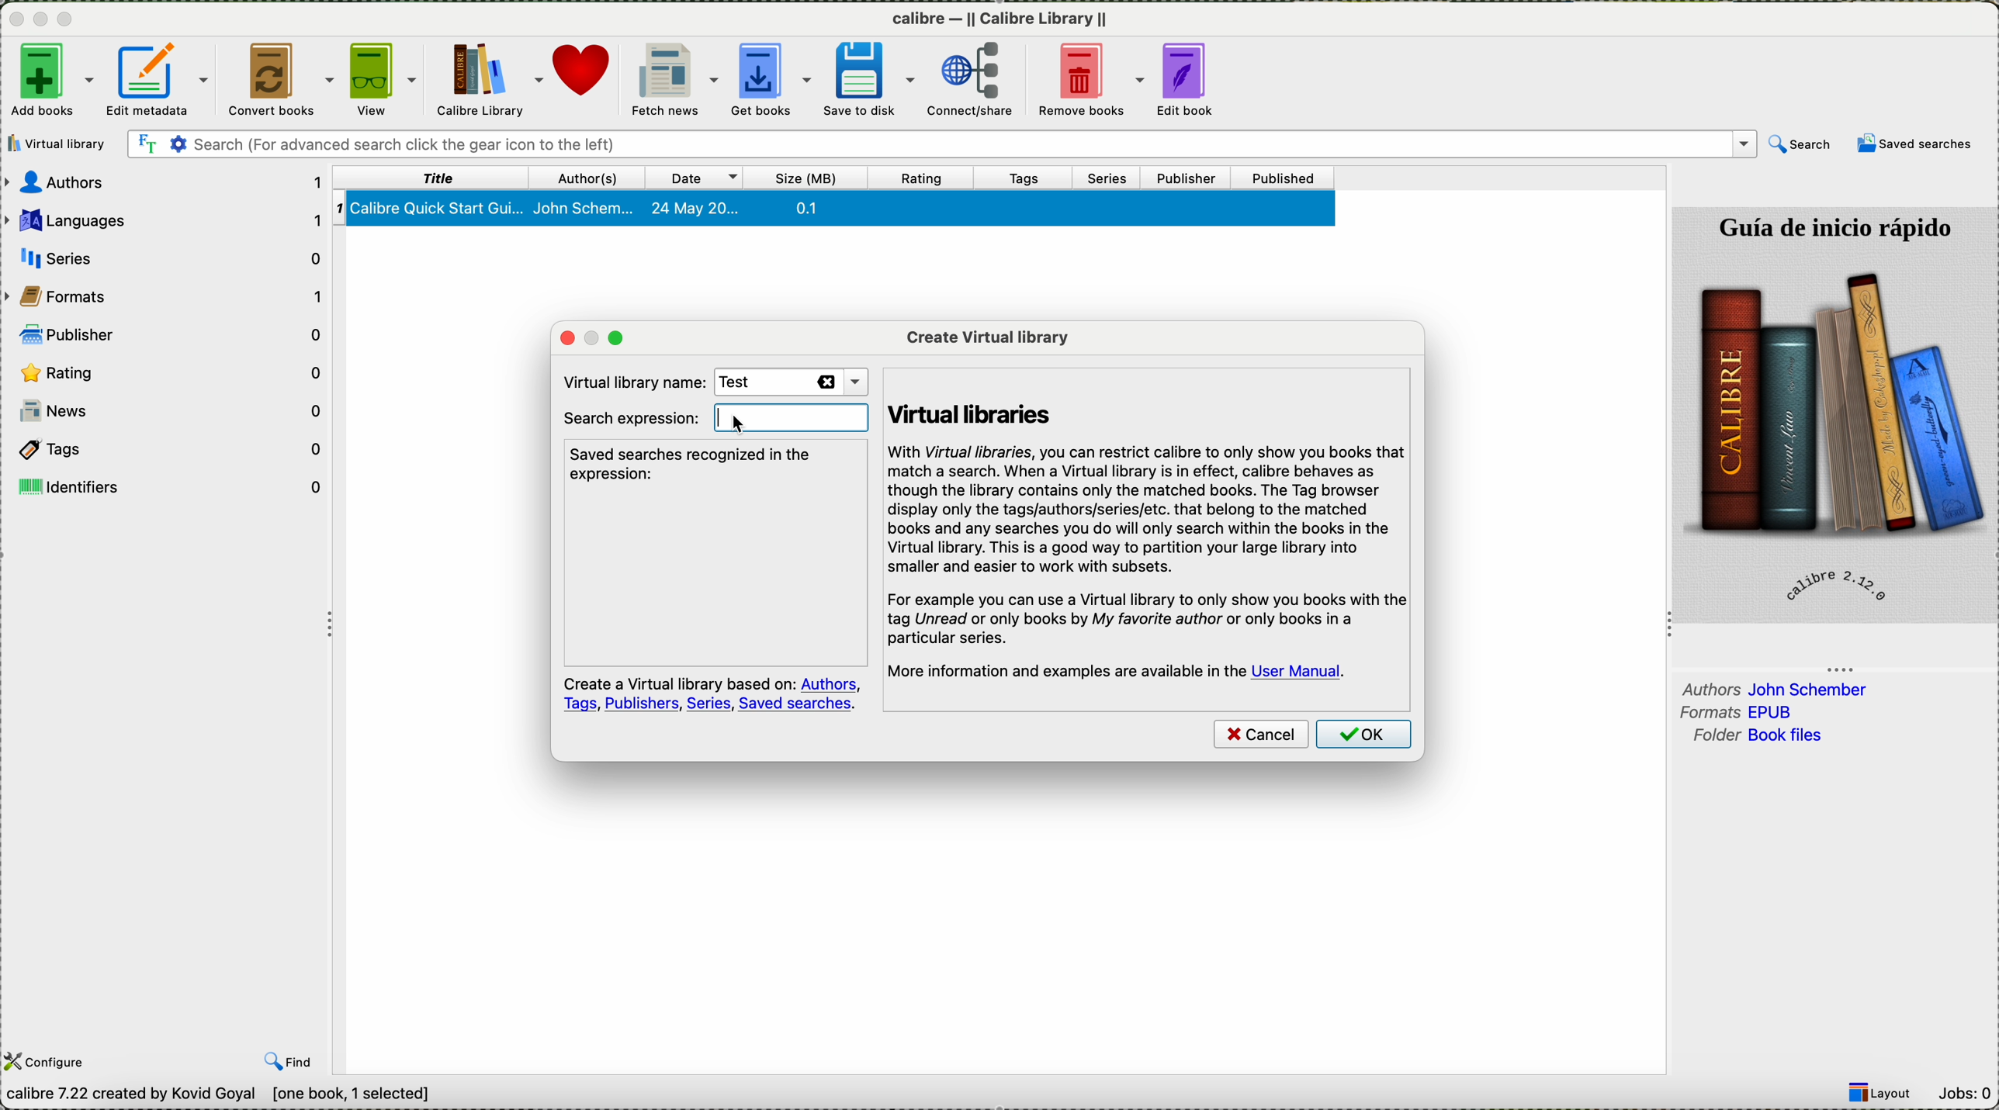  What do you see at coordinates (586, 80) in the screenshot?
I see `donate` at bounding box center [586, 80].